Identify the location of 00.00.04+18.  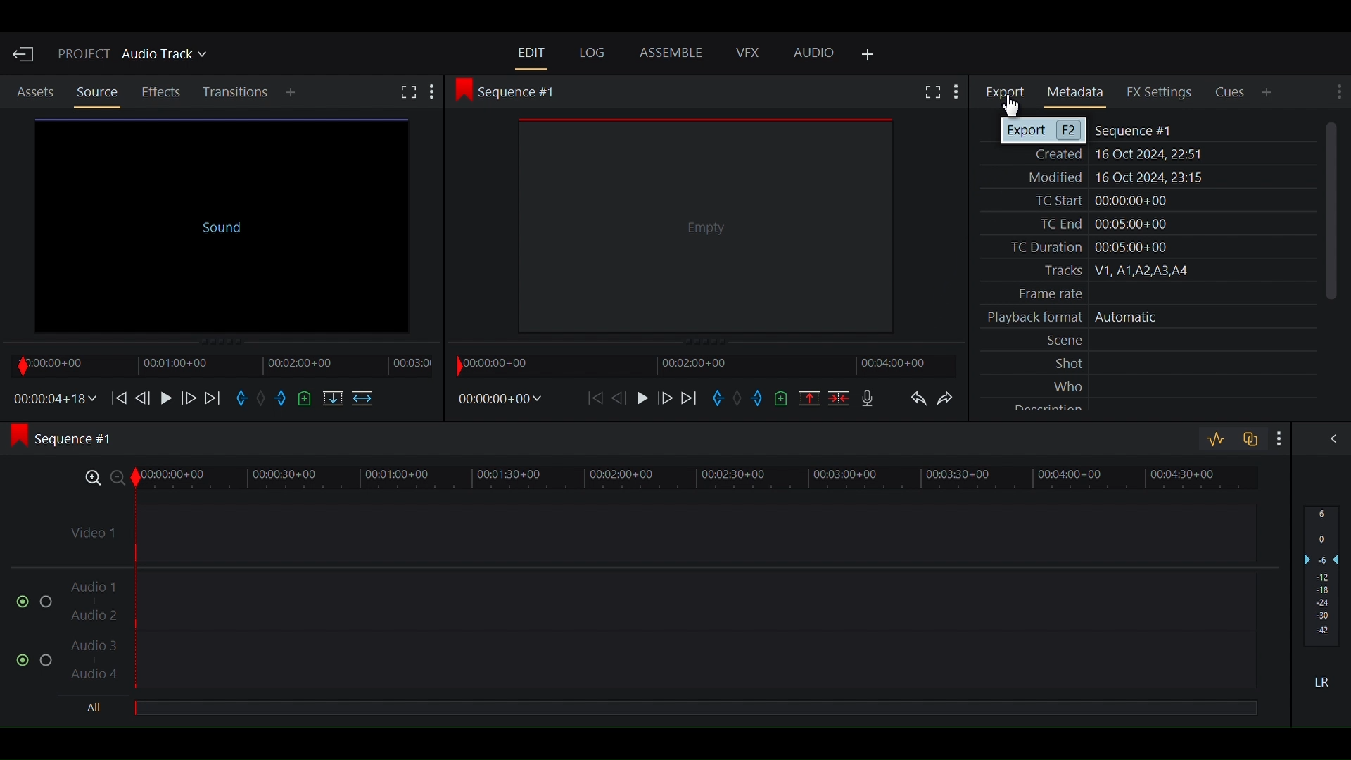
(51, 398).